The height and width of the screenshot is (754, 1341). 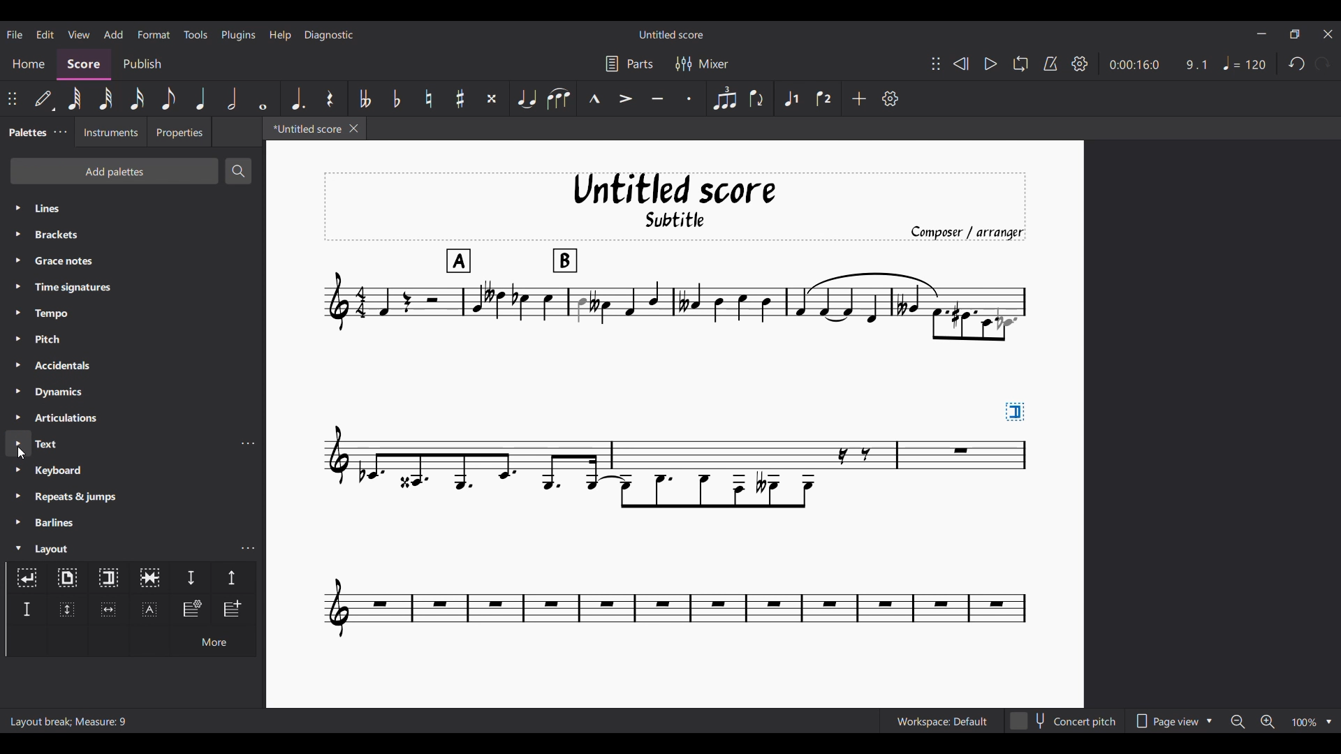 What do you see at coordinates (232, 98) in the screenshot?
I see `Half note` at bounding box center [232, 98].